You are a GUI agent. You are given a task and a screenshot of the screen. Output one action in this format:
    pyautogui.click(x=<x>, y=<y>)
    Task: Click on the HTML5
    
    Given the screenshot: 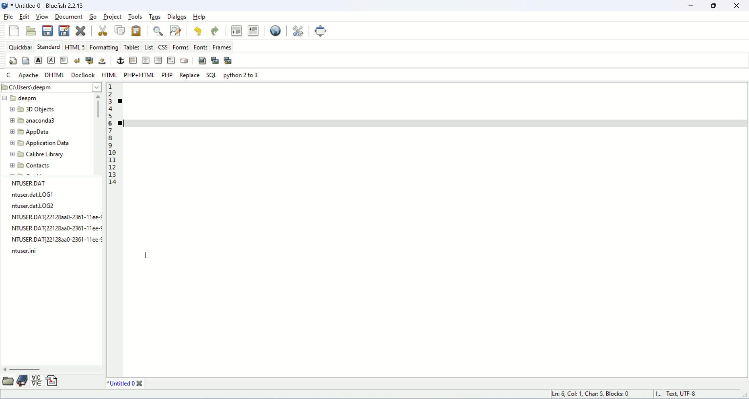 What is the action you would take?
    pyautogui.click(x=73, y=46)
    